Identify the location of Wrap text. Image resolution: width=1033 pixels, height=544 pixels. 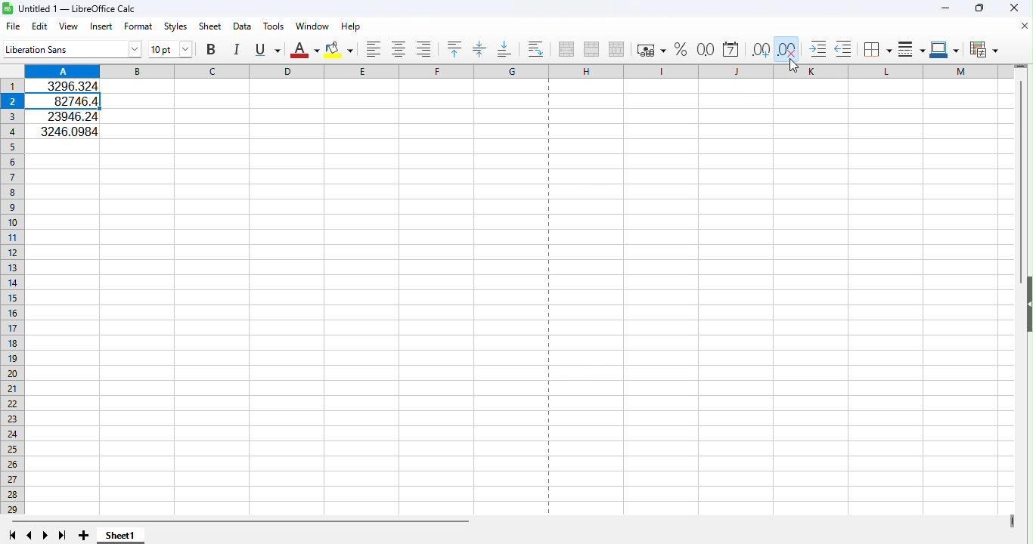
(537, 47).